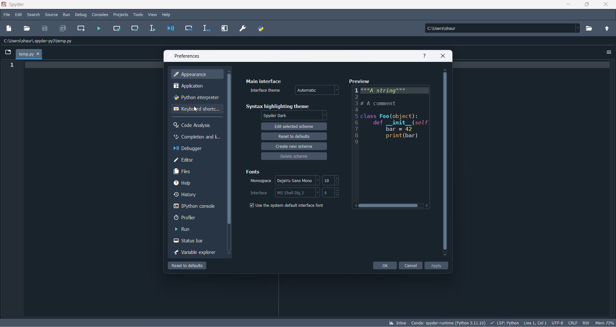  I want to click on path, so click(39, 42).